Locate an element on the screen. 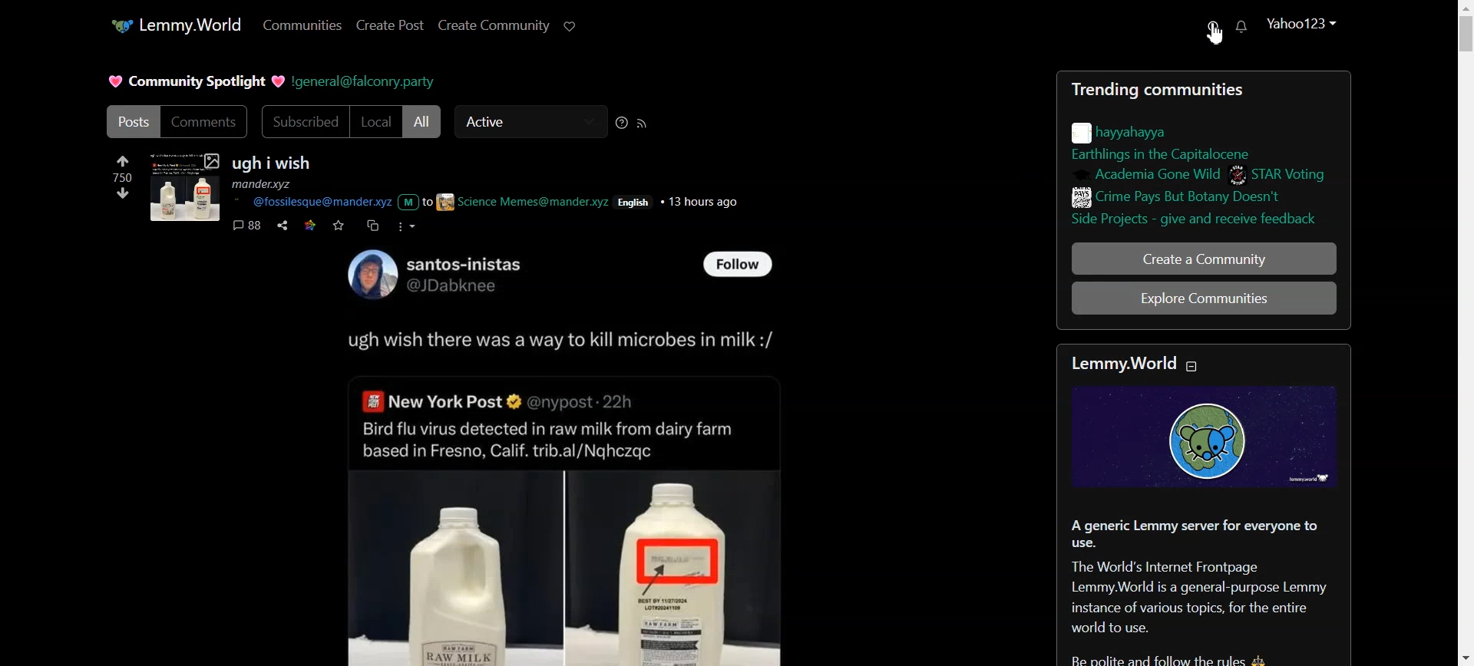 This screenshot has height=666, width=1474. Cursor is located at coordinates (1215, 33).